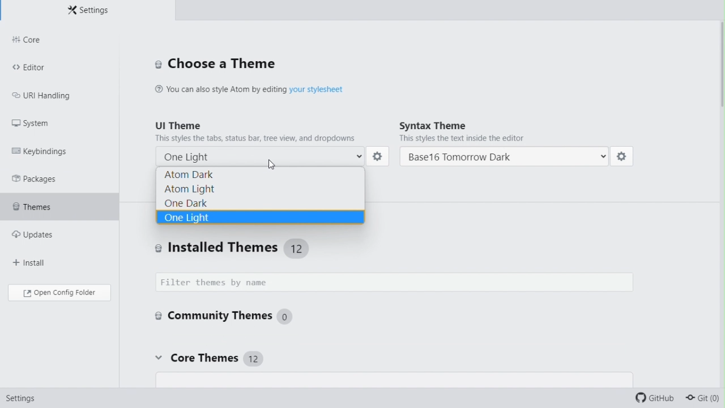 This screenshot has height=408, width=725. Describe the element at coordinates (622, 159) in the screenshot. I see `settings` at that location.